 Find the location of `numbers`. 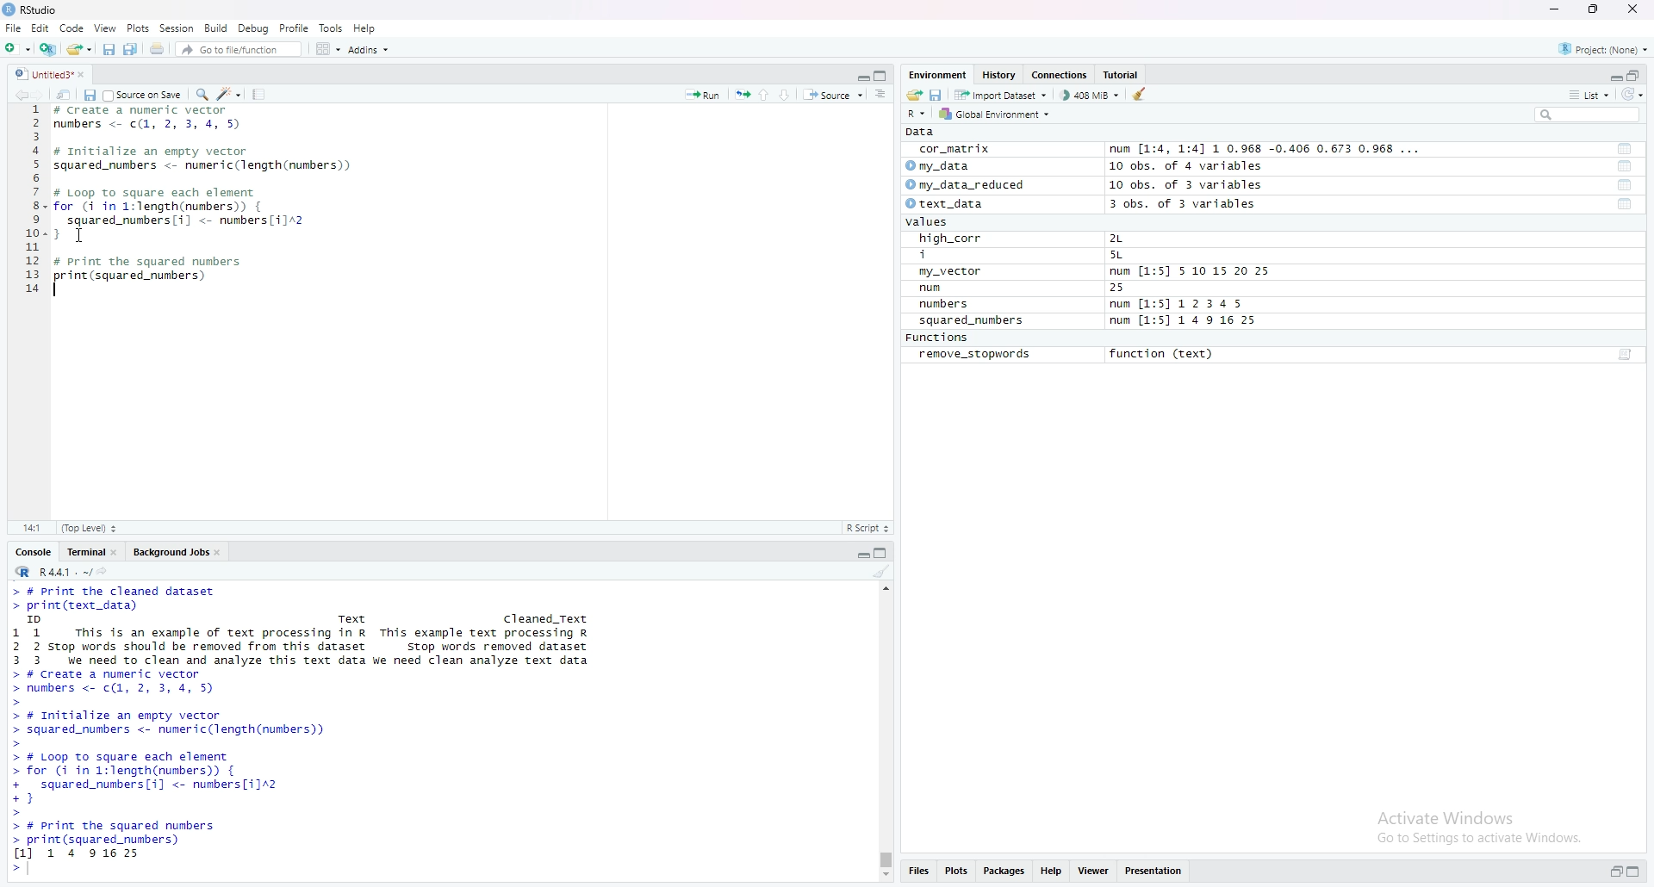

numbers is located at coordinates (948, 305).